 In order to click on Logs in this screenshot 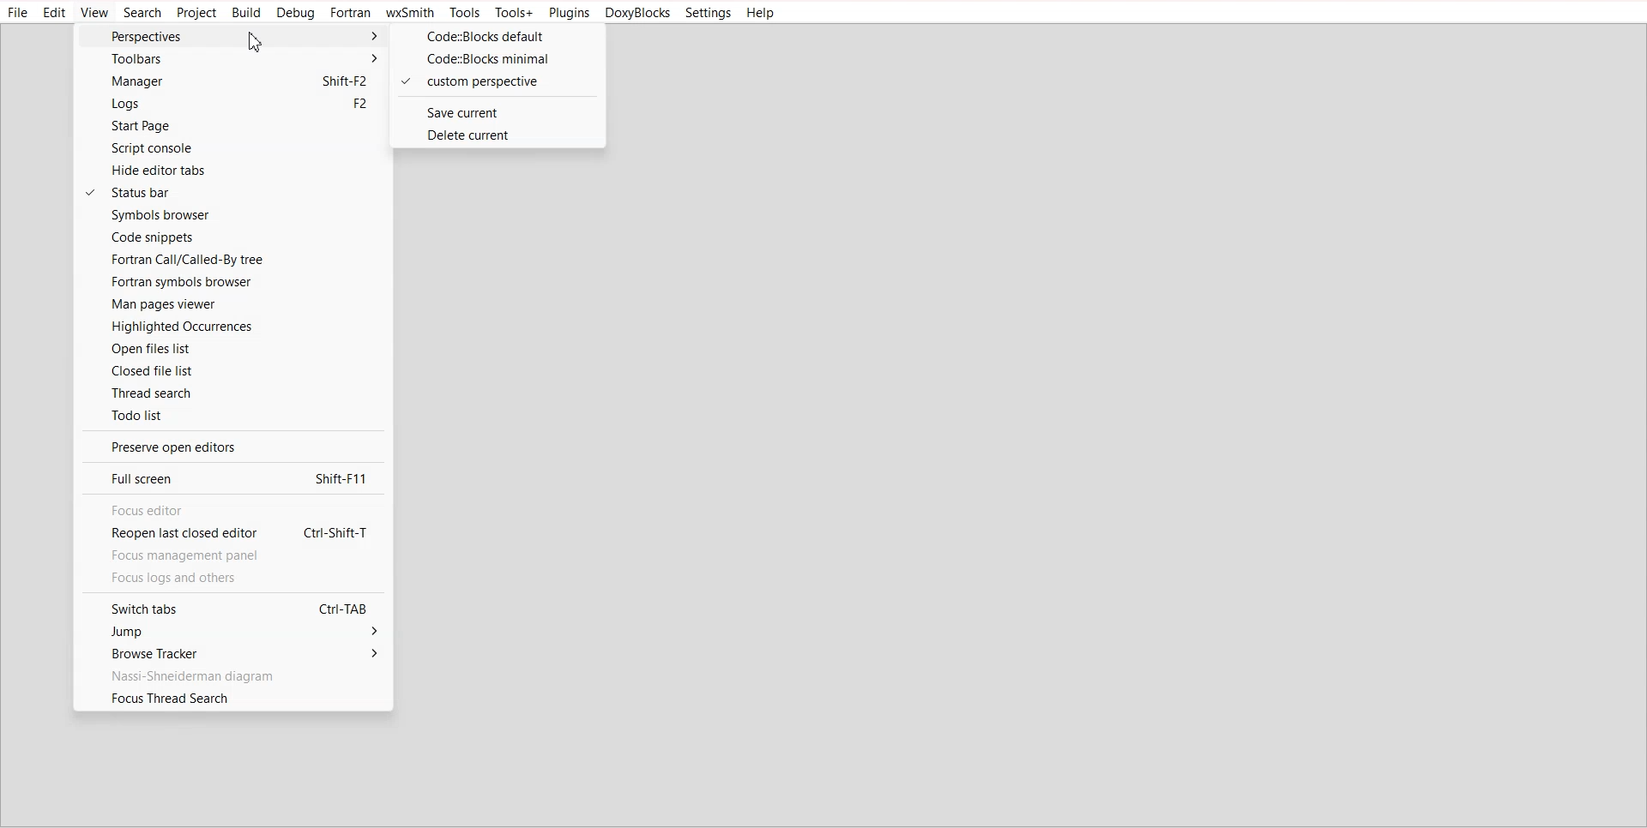, I will do `click(229, 105)`.